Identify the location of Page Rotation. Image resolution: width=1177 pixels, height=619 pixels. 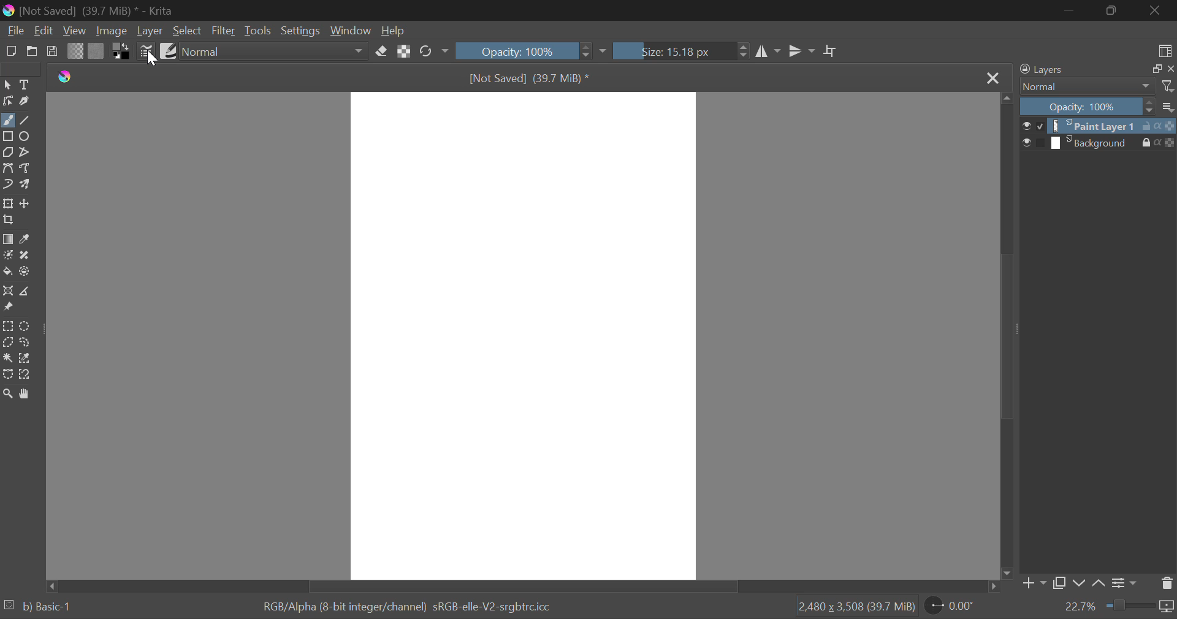
(949, 607).